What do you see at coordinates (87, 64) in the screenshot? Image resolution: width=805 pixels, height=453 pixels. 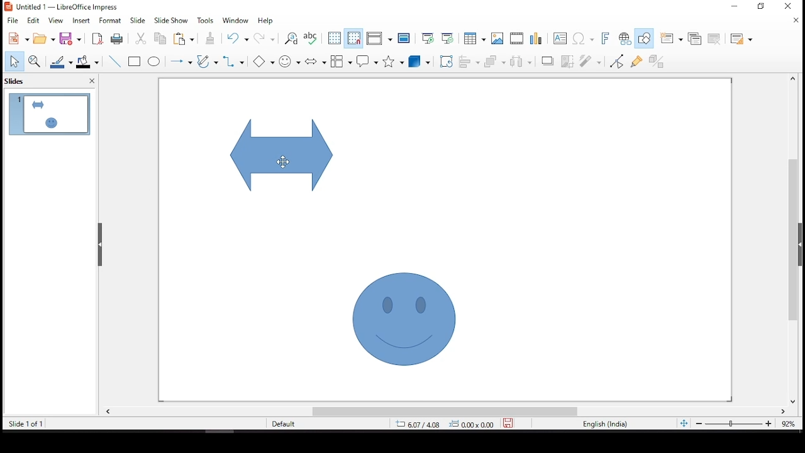 I see `fill color` at bounding box center [87, 64].